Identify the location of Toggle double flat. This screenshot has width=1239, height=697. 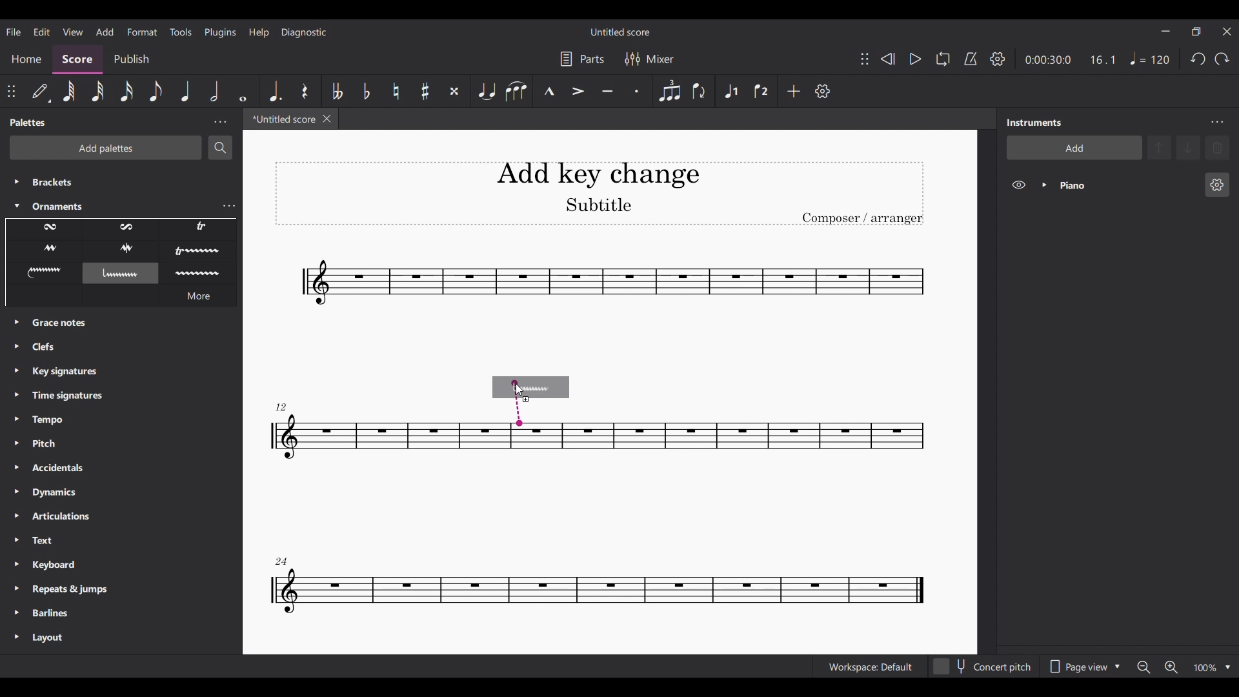
(337, 91).